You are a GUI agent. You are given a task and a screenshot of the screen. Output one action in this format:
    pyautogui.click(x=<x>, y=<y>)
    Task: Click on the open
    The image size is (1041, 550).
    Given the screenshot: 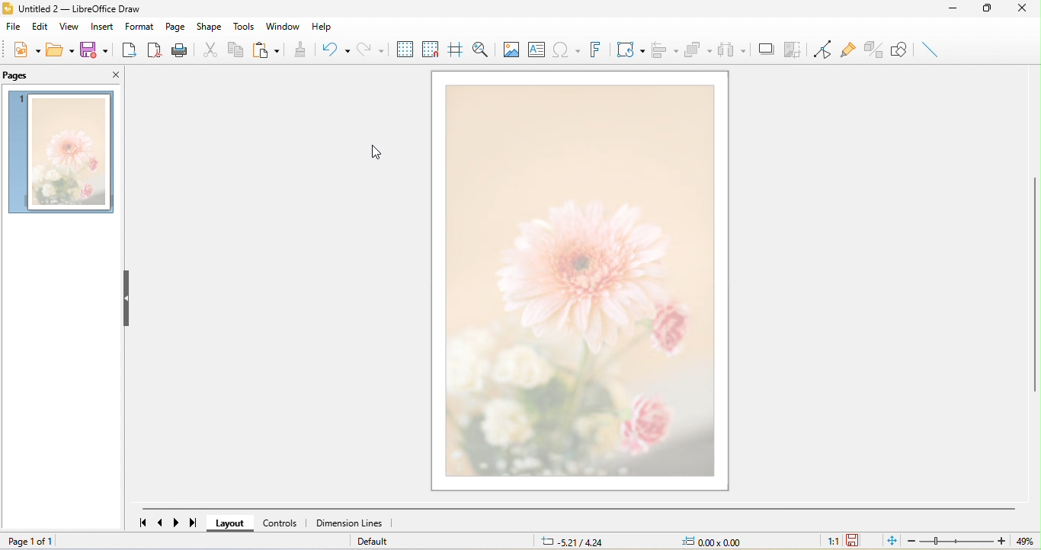 What is the action you would take?
    pyautogui.click(x=59, y=47)
    